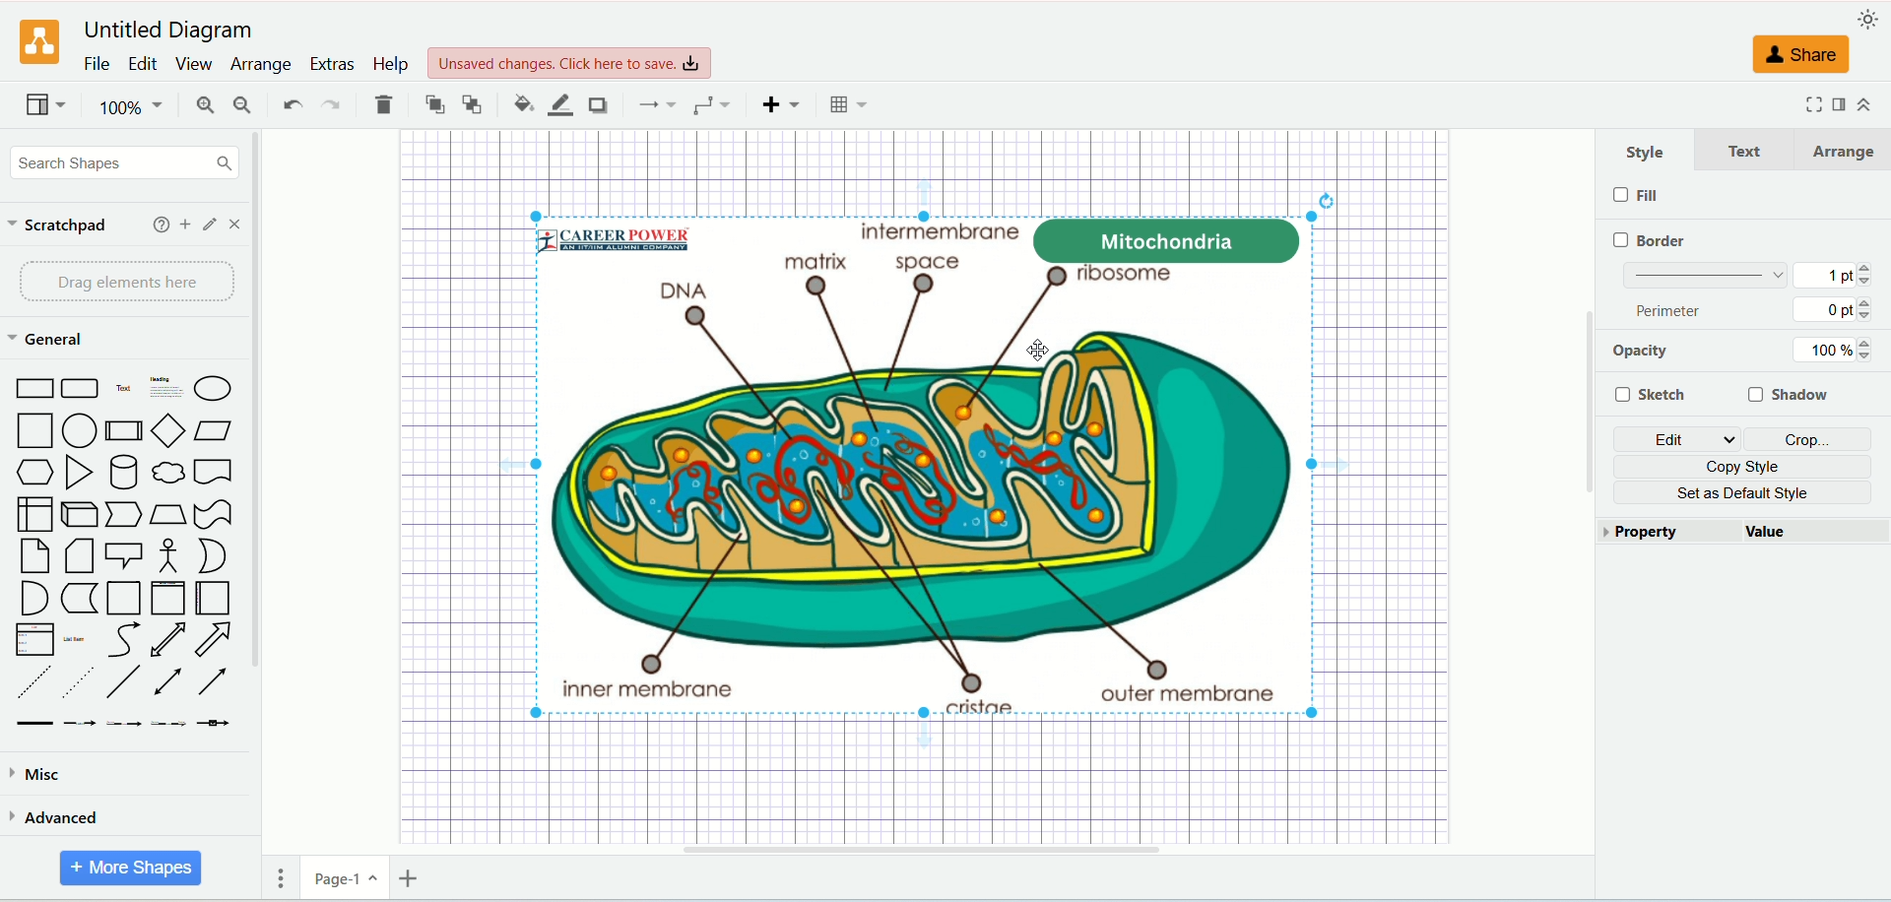 Image resolution: width=1891 pixels, height=902 pixels. Describe the element at coordinates (167, 474) in the screenshot. I see `Thought Bubble` at that location.